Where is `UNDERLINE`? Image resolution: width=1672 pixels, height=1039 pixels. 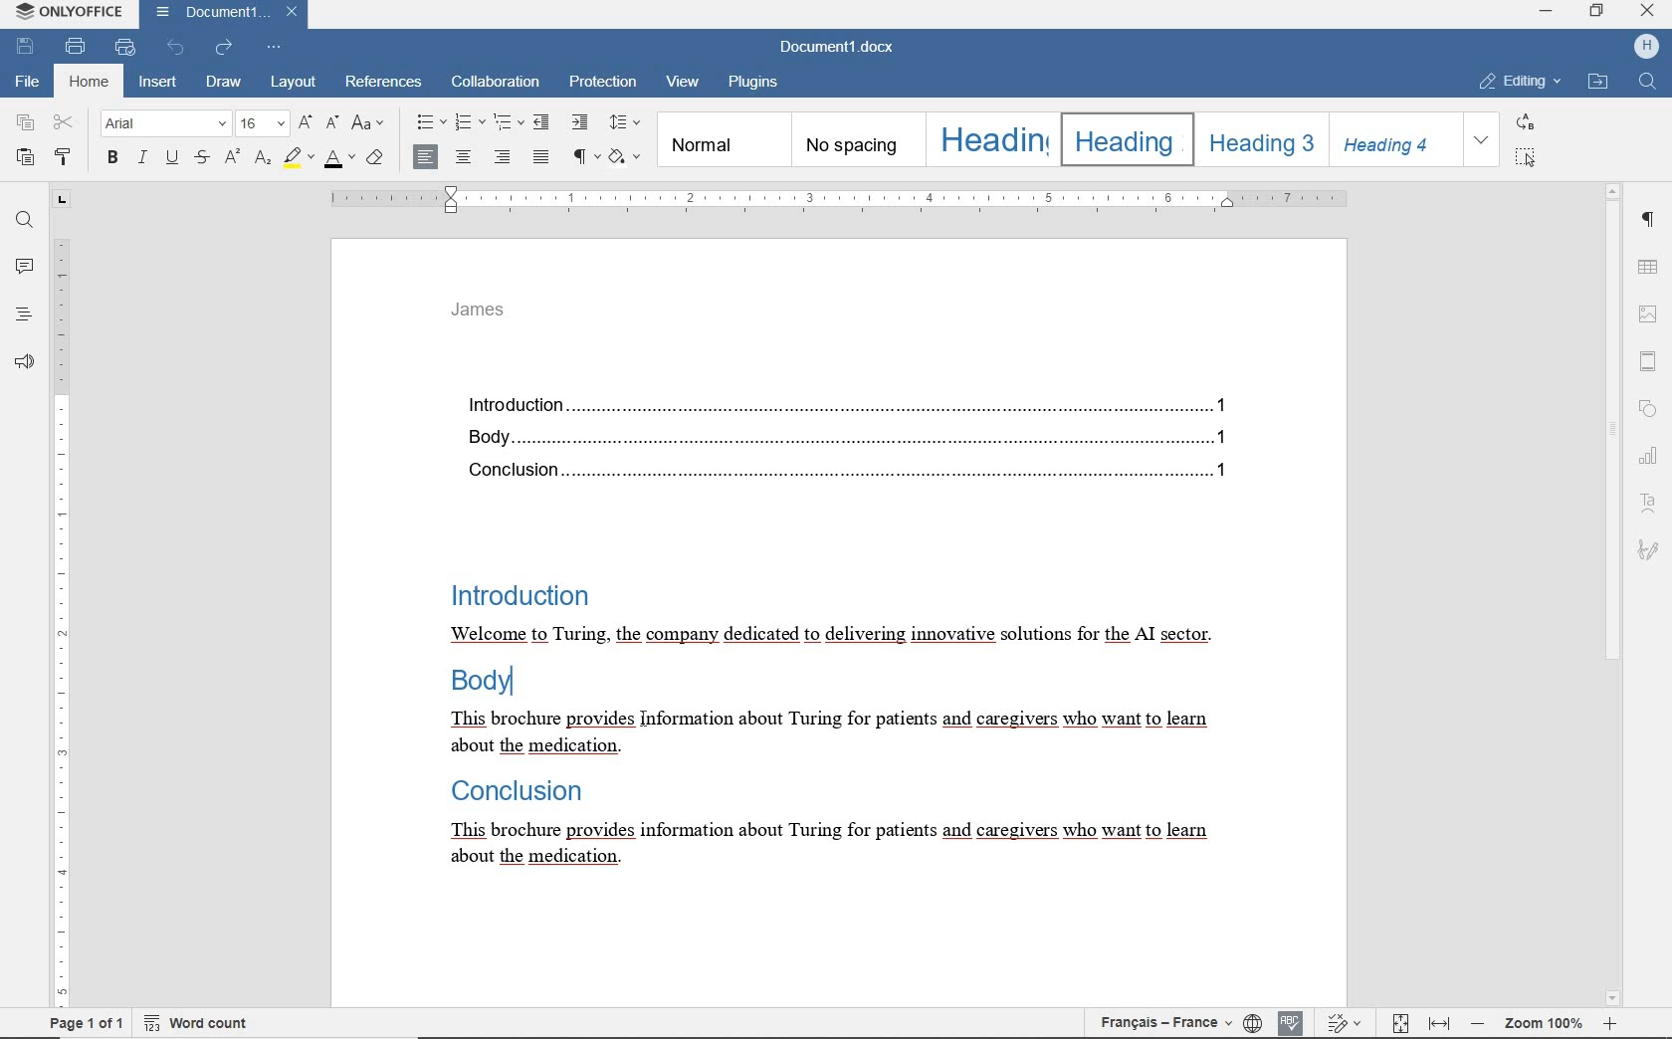 UNDERLINE is located at coordinates (171, 159).